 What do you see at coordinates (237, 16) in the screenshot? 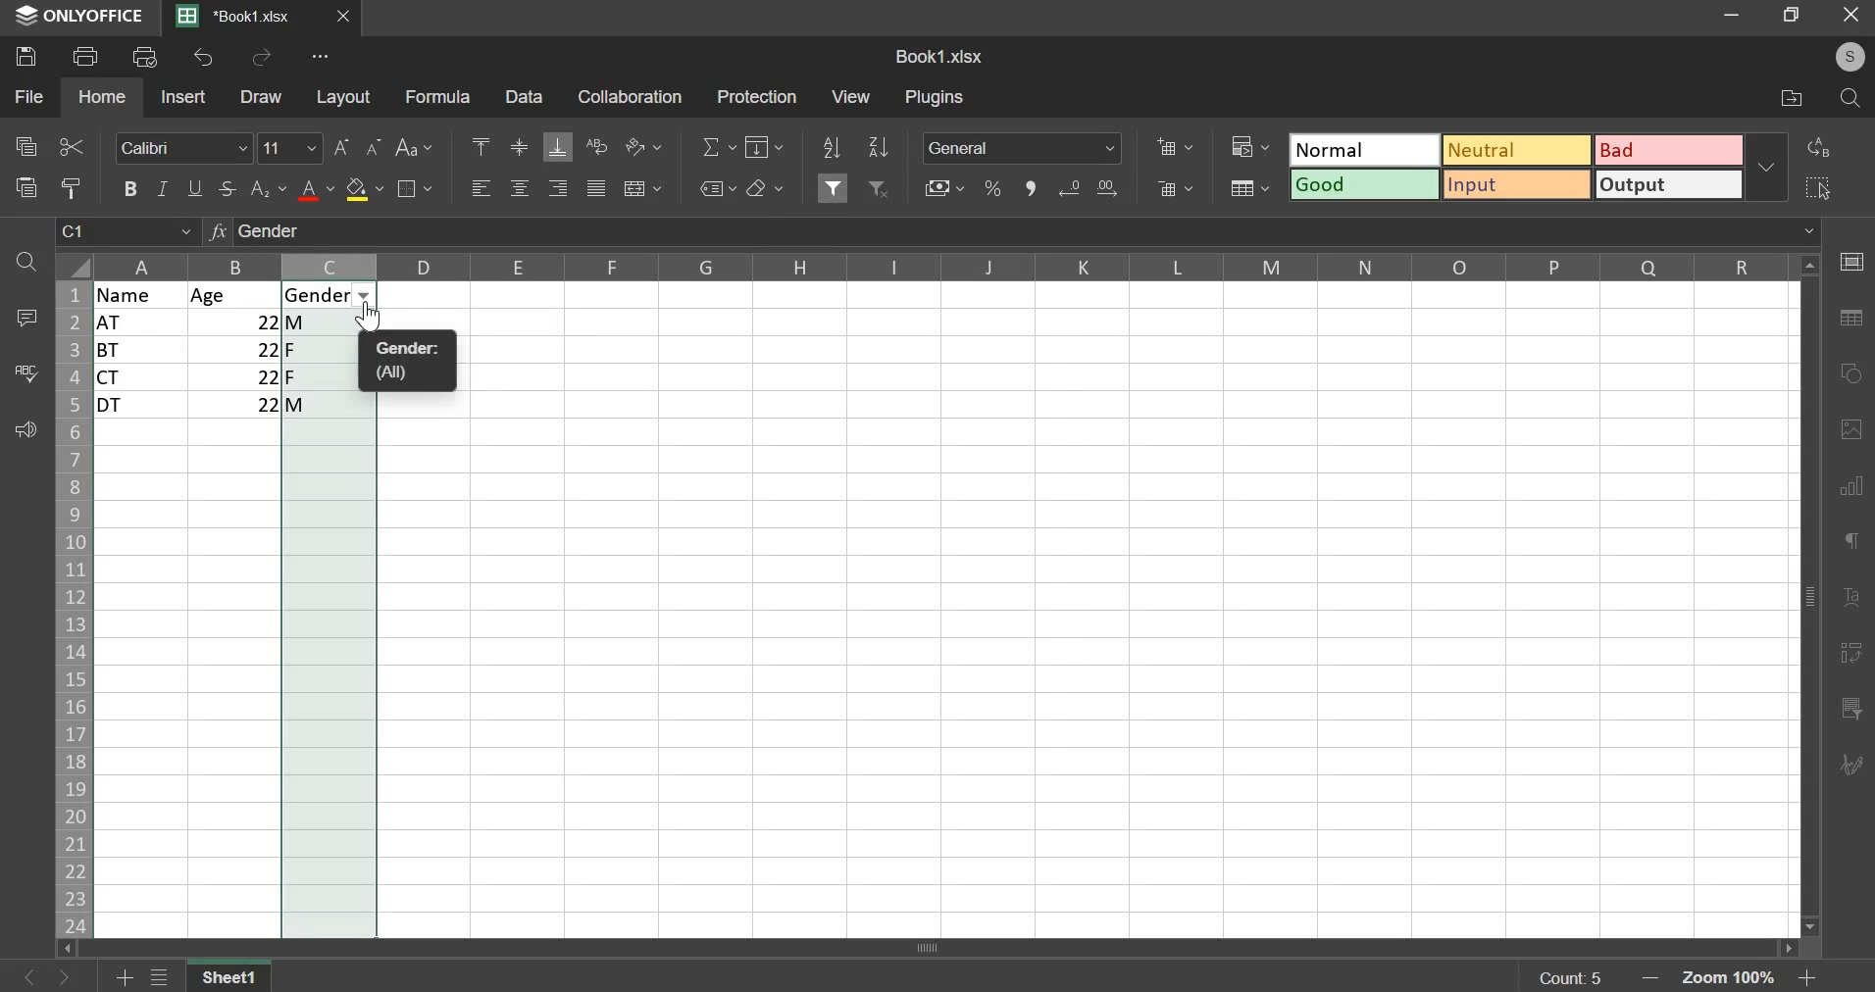
I see `*book1.xlsx` at bounding box center [237, 16].